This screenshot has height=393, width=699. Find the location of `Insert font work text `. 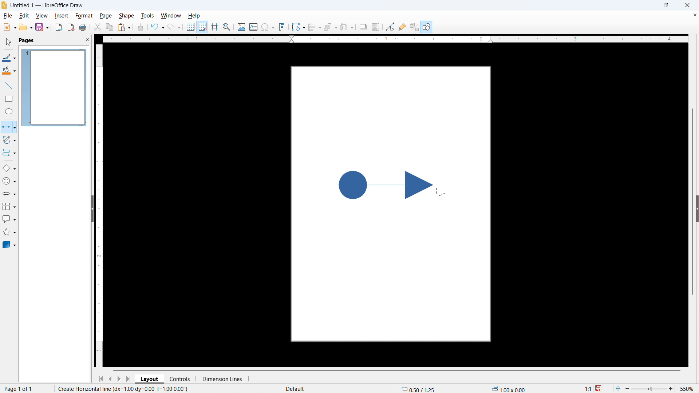

Insert font work text  is located at coordinates (282, 27).